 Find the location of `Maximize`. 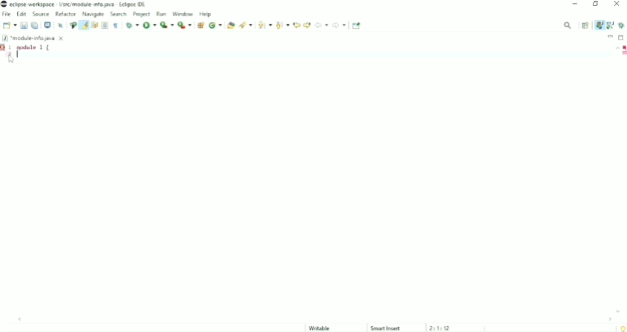

Maximize is located at coordinates (622, 37).